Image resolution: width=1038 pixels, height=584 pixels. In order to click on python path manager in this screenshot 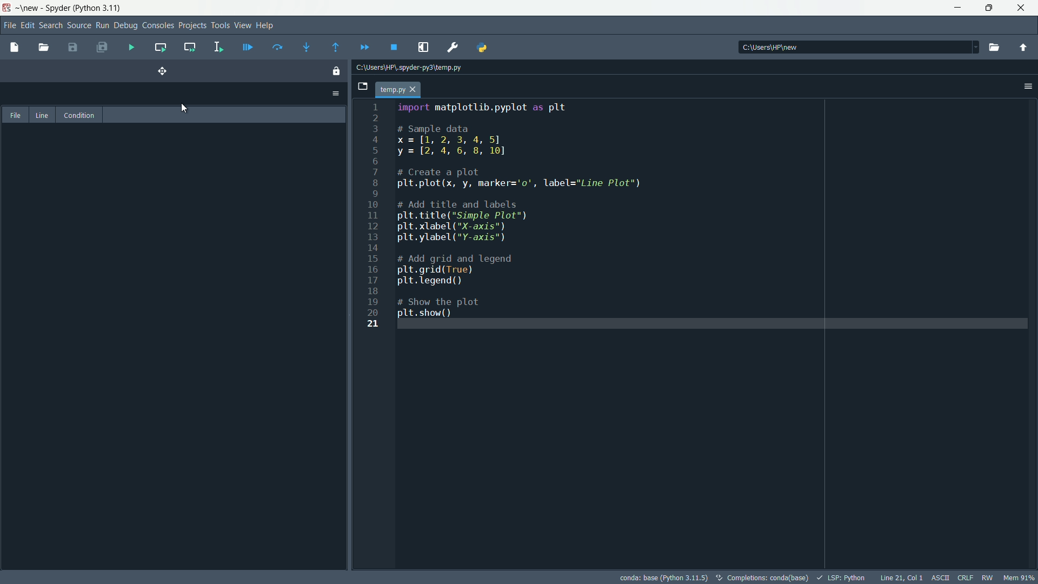, I will do `click(485, 48)`.